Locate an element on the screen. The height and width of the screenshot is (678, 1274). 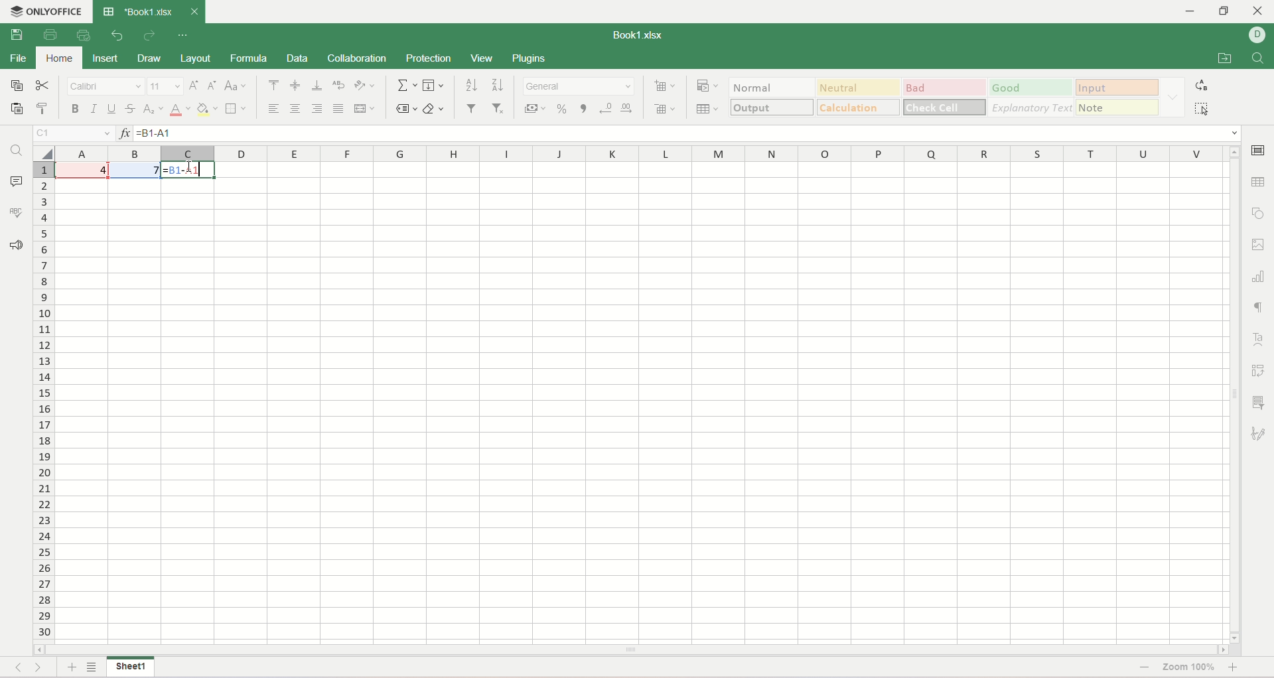
paste is located at coordinates (18, 110).